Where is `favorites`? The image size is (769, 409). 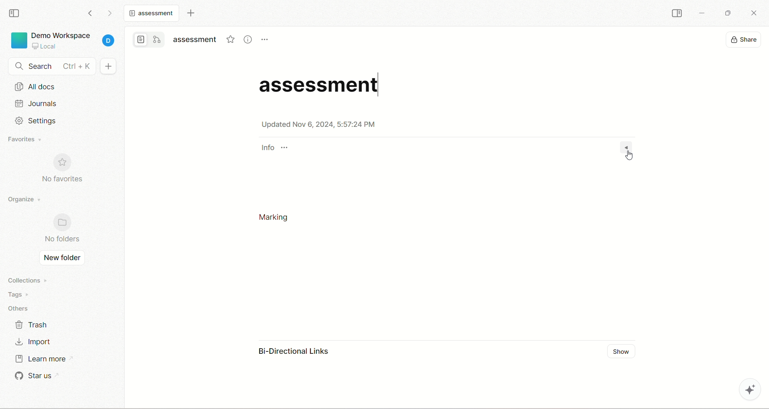
favorites is located at coordinates (230, 39).